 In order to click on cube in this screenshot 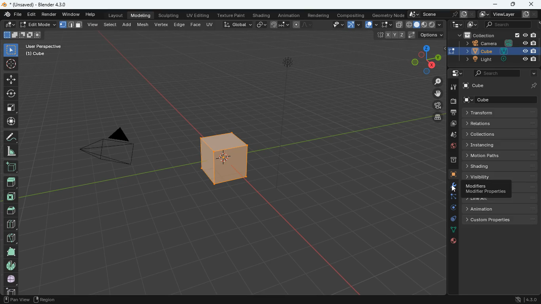, I will do `click(495, 51)`.